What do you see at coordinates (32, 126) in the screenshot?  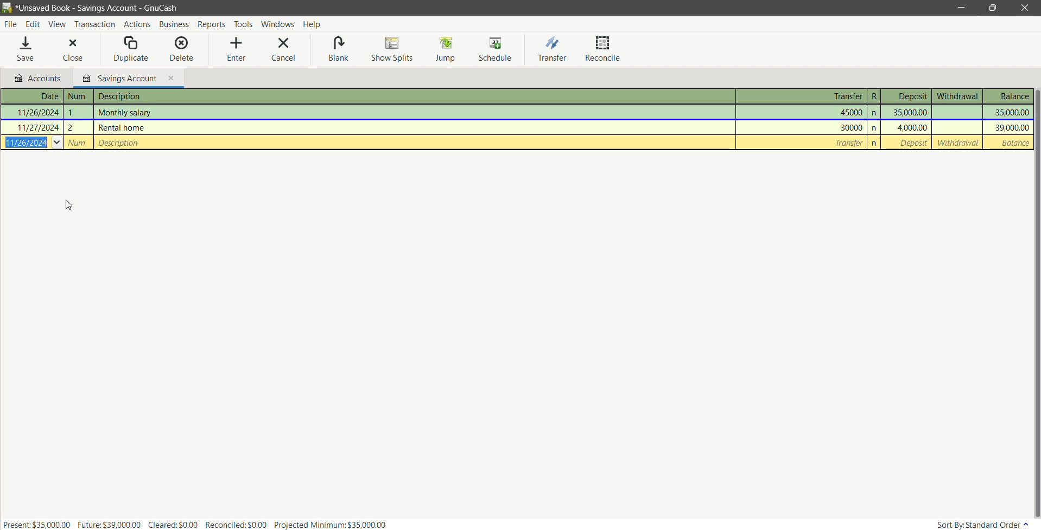 I see `11/27/2024` at bounding box center [32, 126].